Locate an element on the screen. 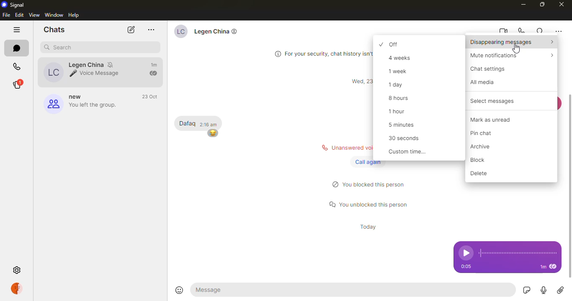 The height and width of the screenshot is (301, 572). message is located at coordinates (187, 124).